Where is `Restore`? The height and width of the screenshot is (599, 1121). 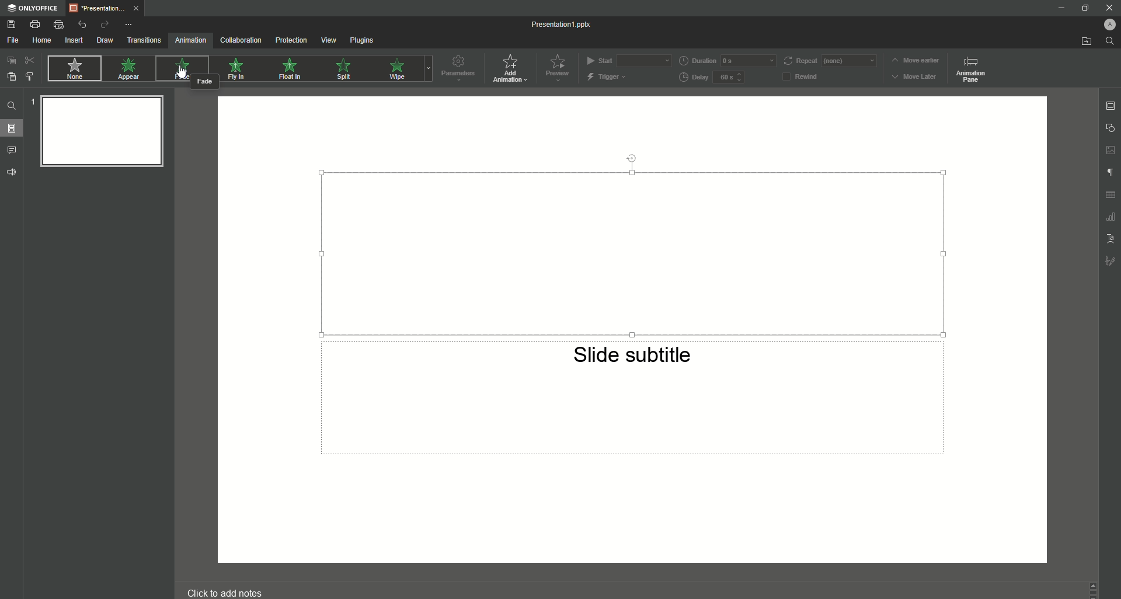
Restore is located at coordinates (1084, 8).